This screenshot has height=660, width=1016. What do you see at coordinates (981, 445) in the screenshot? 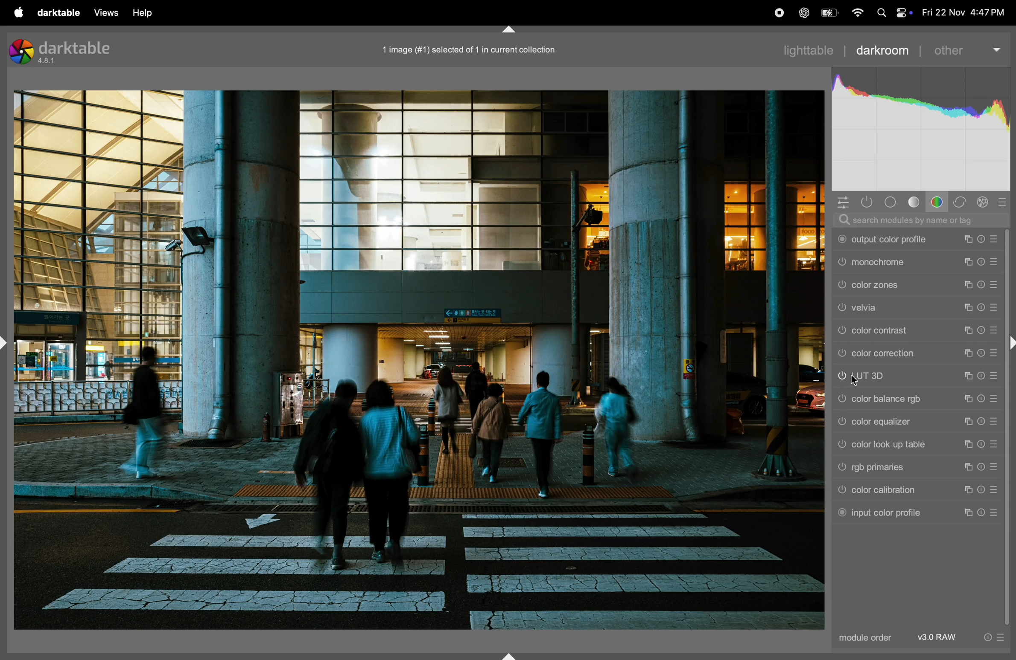
I see `reset` at bounding box center [981, 445].